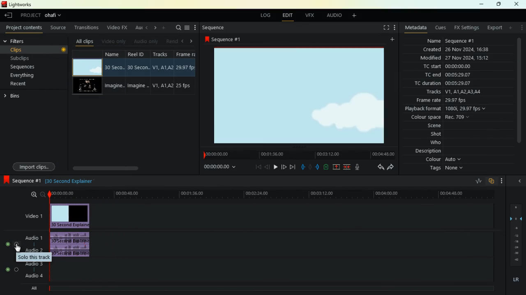  What do you see at coordinates (178, 28) in the screenshot?
I see `search` at bounding box center [178, 28].